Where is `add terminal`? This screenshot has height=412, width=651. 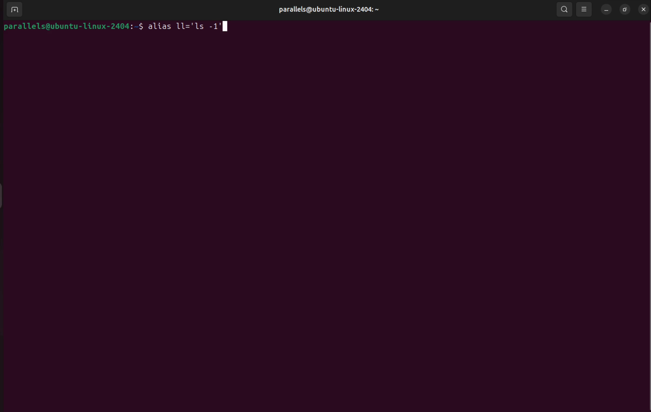 add terminal is located at coordinates (14, 10).